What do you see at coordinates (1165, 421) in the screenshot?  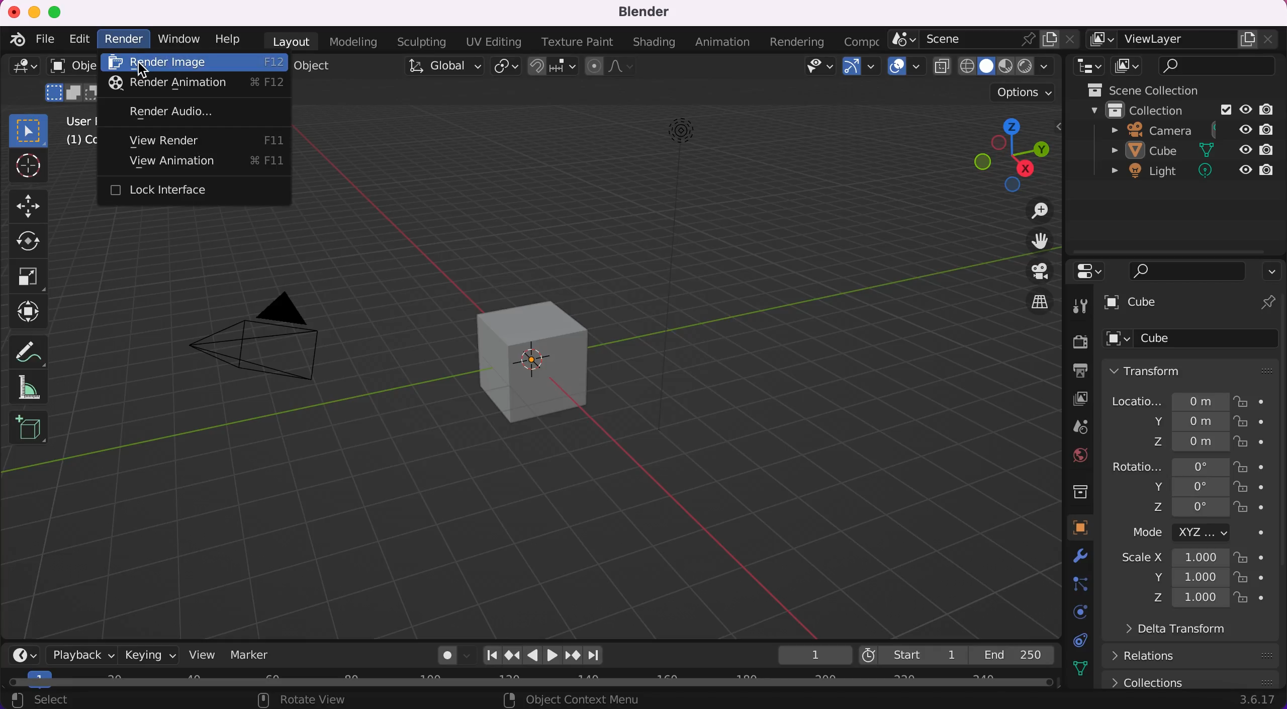 I see `y 0m` at bounding box center [1165, 421].